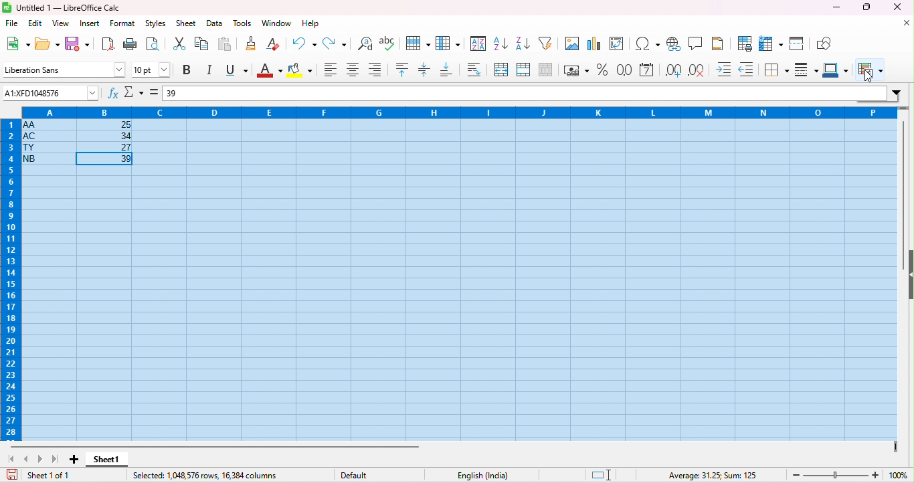 This screenshot has width=914, height=483. What do you see at coordinates (130, 43) in the screenshot?
I see `print` at bounding box center [130, 43].